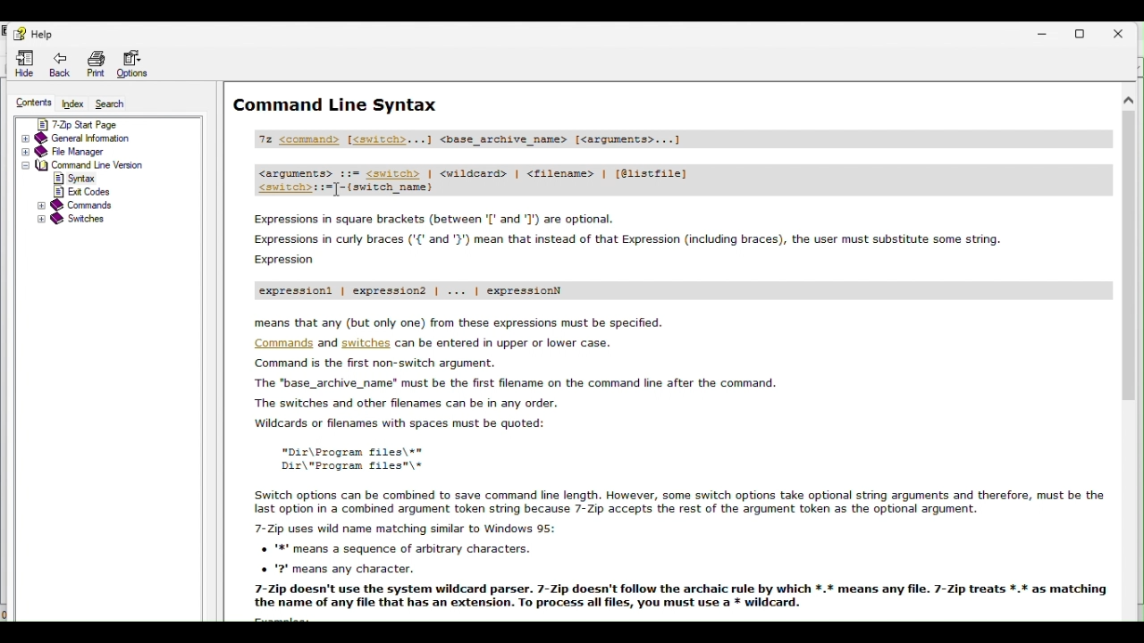 This screenshot has height=643, width=1144. Describe the element at coordinates (92, 63) in the screenshot. I see `Print` at that location.